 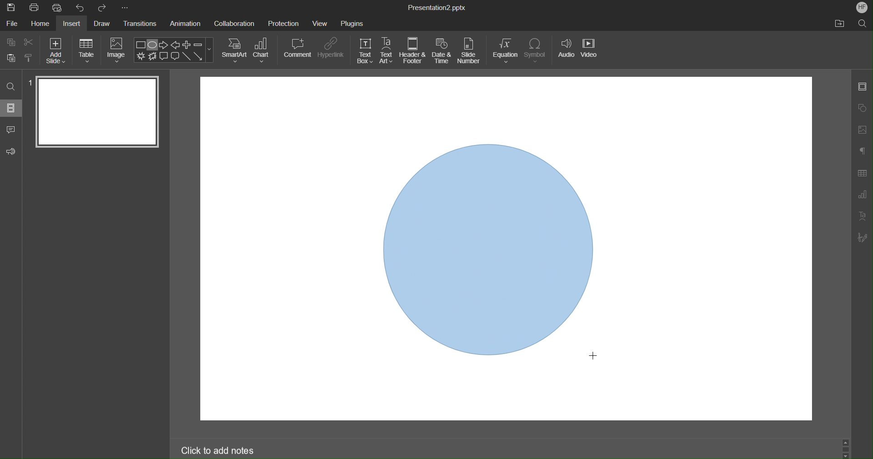 I want to click on Video, so click(x=591, y=52).